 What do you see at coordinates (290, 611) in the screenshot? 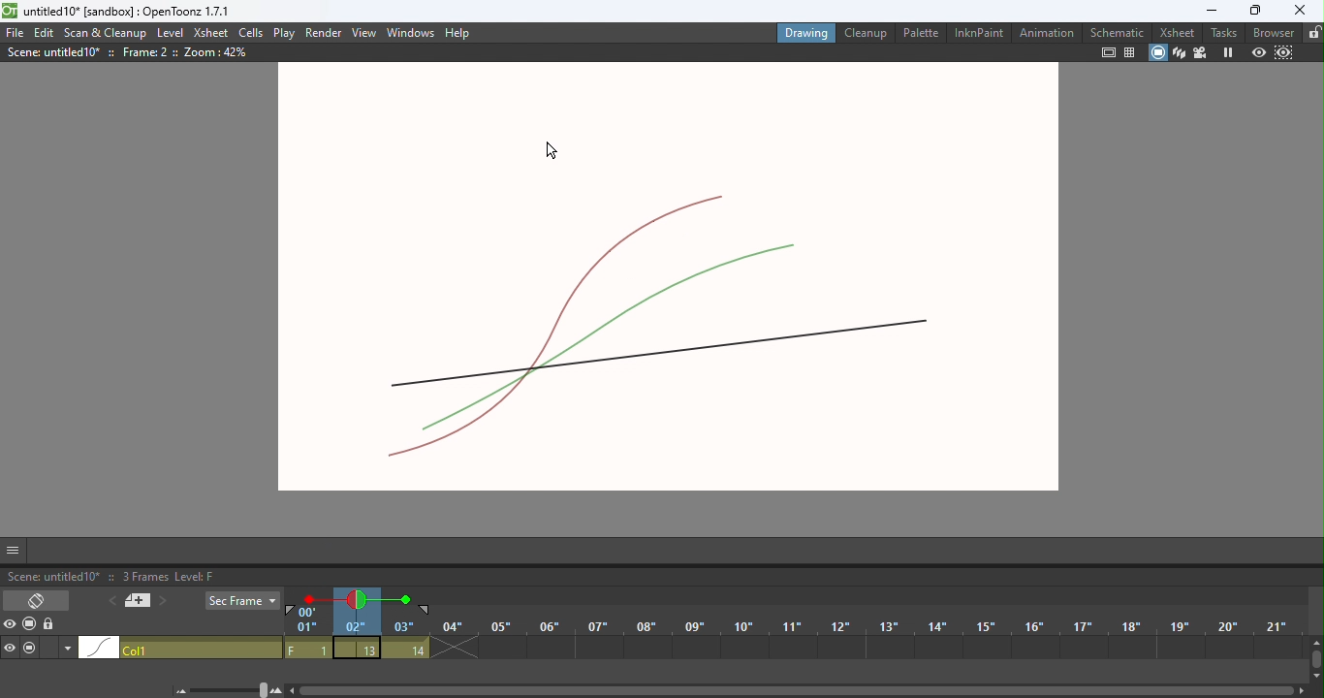
I see `Playback start marker` at bounding box center [290, 611].